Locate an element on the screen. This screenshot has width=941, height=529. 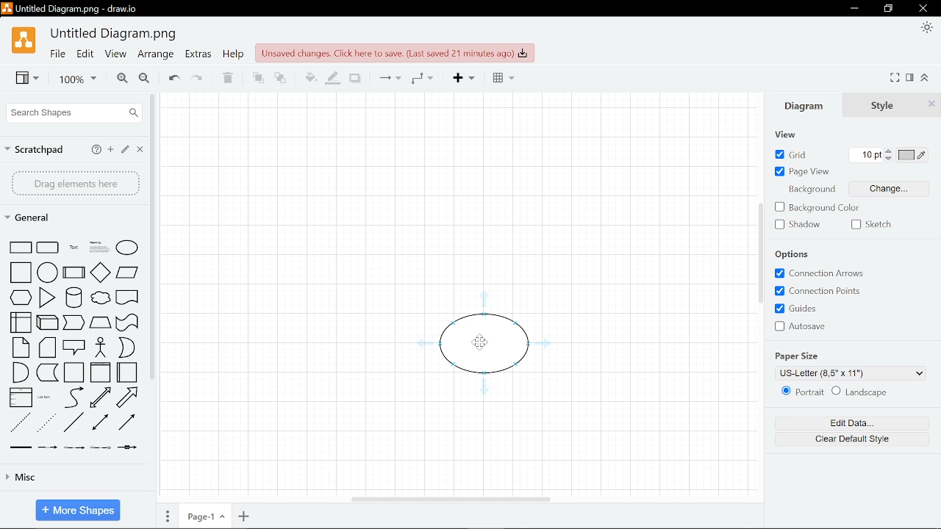
Misc shapes is located at coordinates (65, 478).